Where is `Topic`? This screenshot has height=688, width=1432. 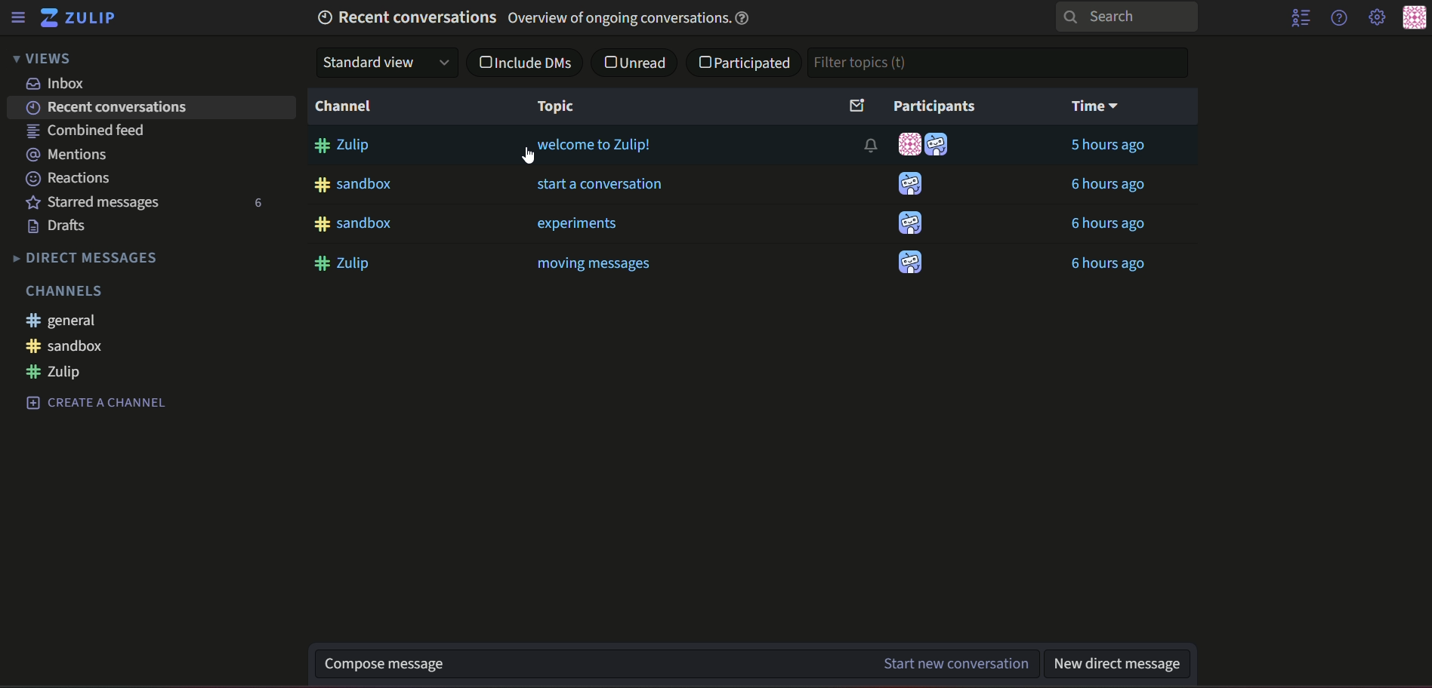 Topic is located at coordinates (556, 106).